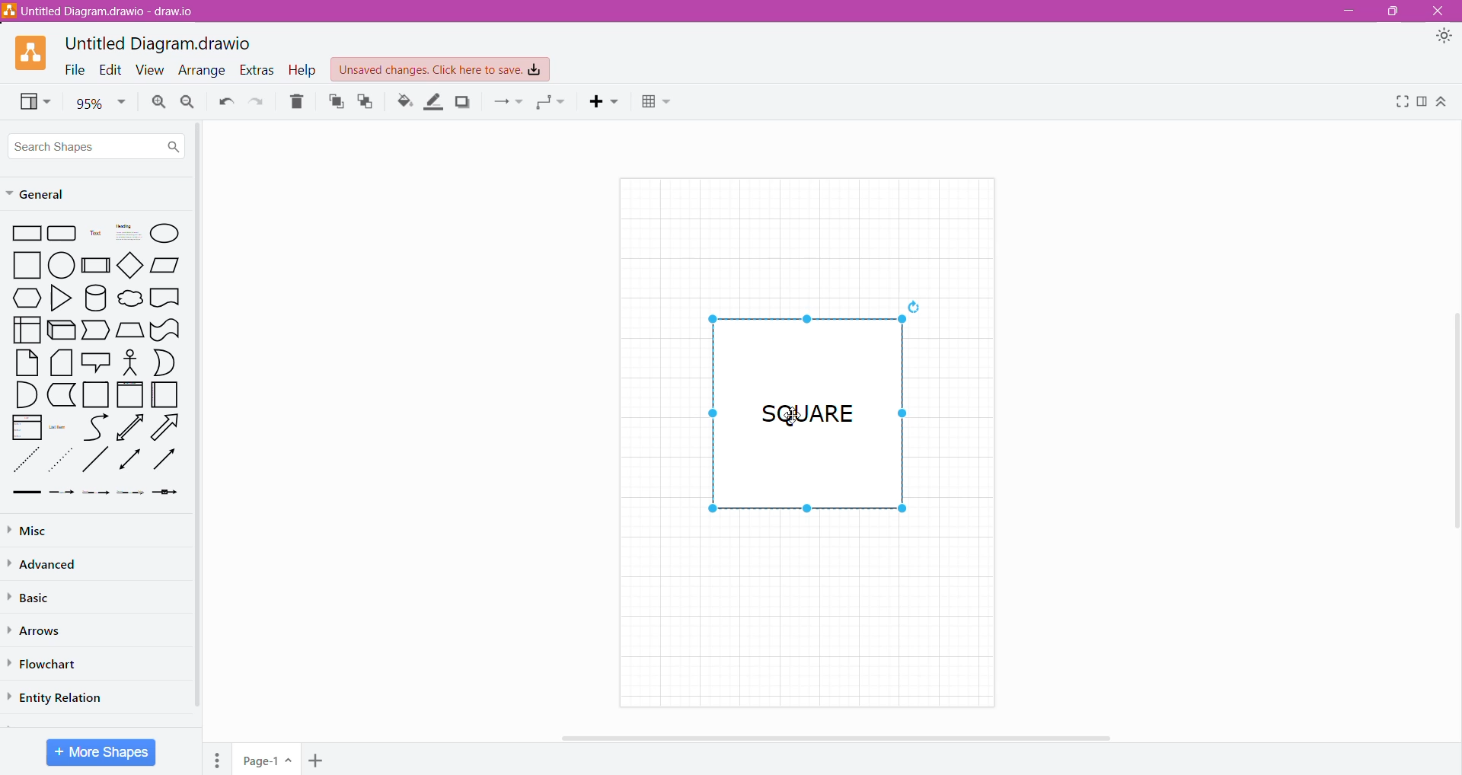 Image resolution: width=1462 pixels, height=775 pixels. Describe the element at coordinates (95, 428) in the screenshot. I see `Curved Line ` at that location.